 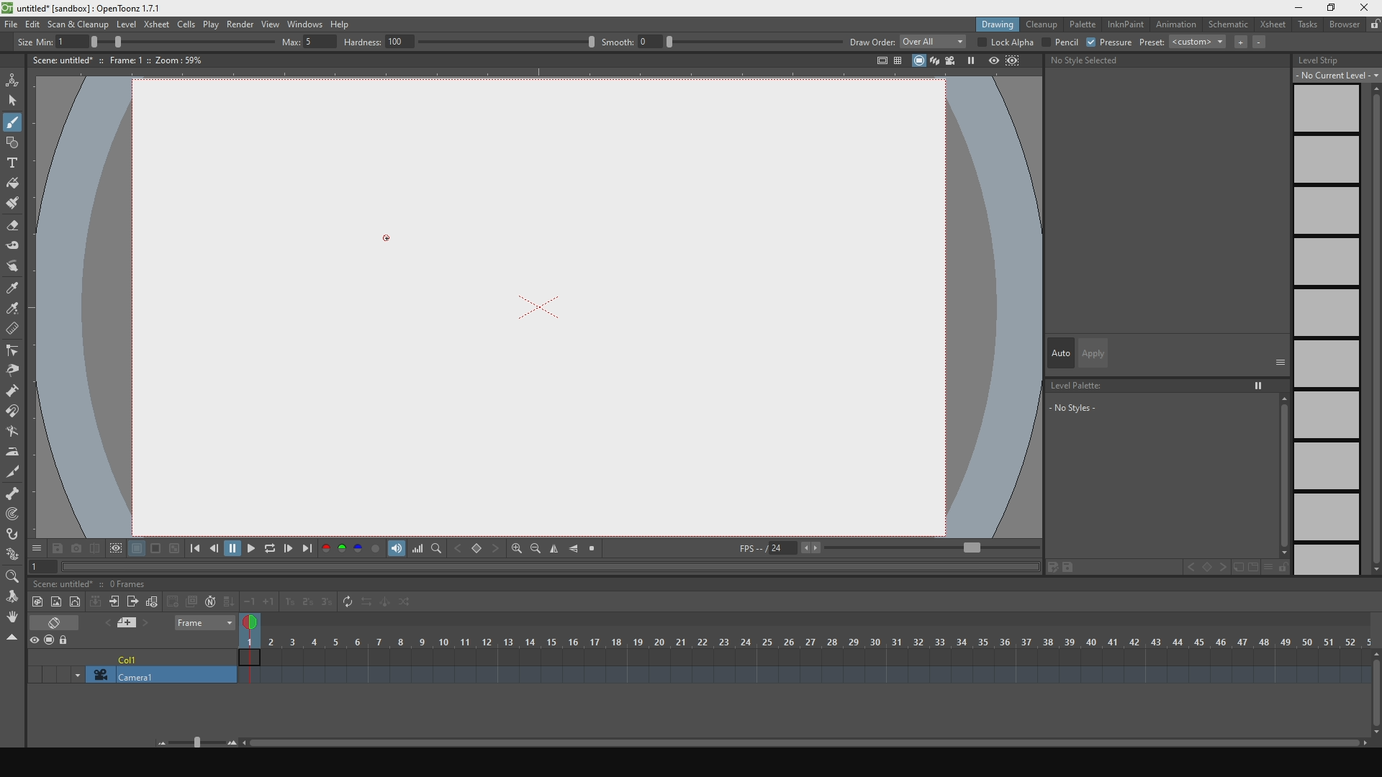 What do you see at coordinates (16, 142) in the screenshot?
I see `shape` at bounding box center [16, 142].